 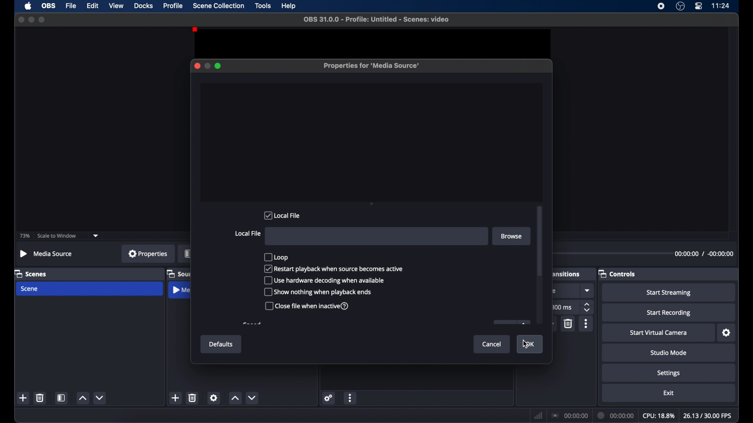 I want to click on browse, so click(x=512, y=236).